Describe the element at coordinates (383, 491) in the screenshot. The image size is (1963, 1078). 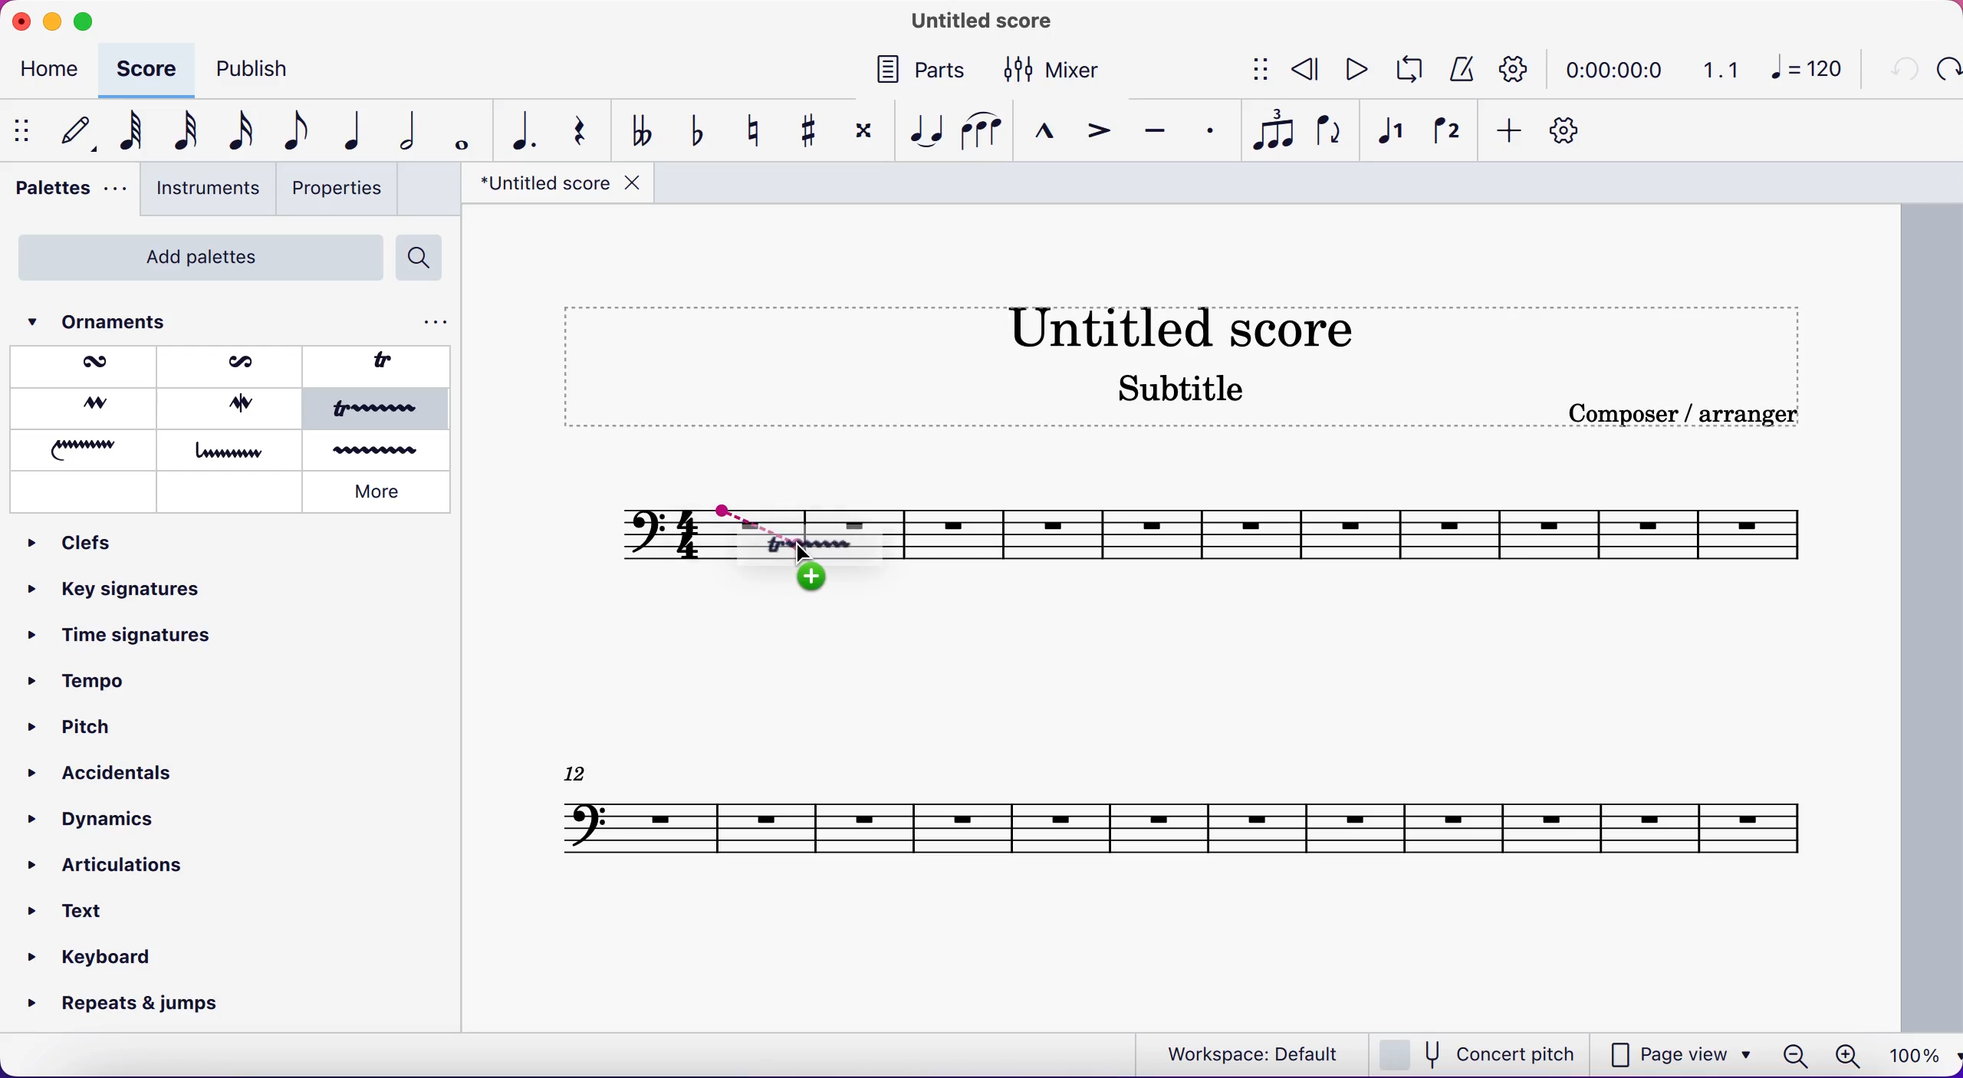
I see `more` at that location.